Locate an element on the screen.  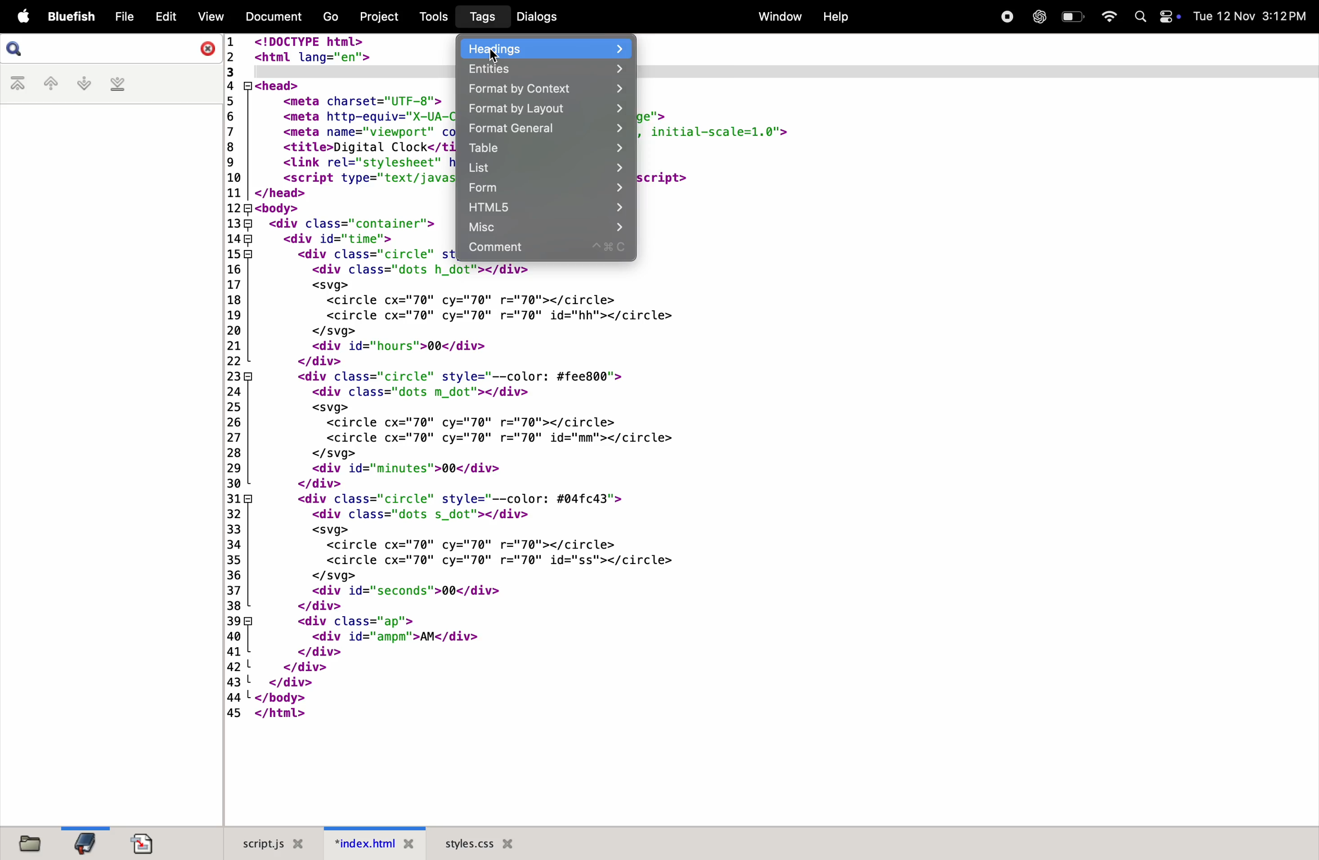
chatgpt is located at coordinates (1038, 17).